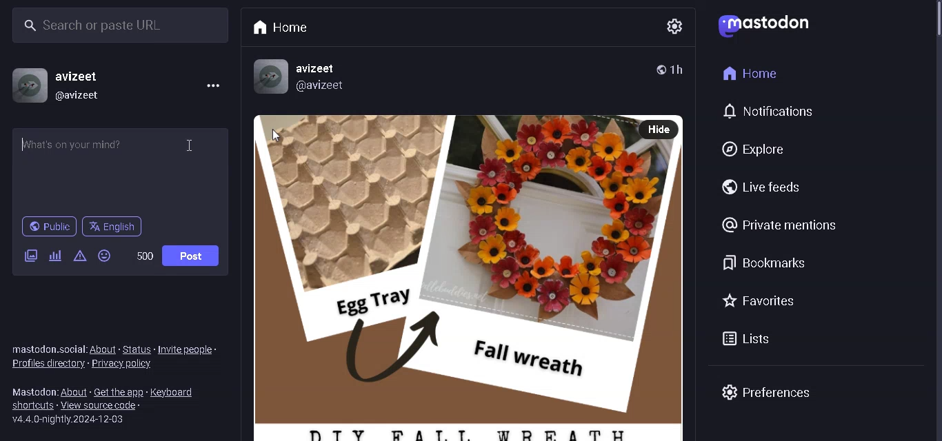 This screenshot has height=441, width=942. What do you see at coordinates (122, 26) in the screenshot?
I see `SEARCH BAR` at bounding box center [122, 26].